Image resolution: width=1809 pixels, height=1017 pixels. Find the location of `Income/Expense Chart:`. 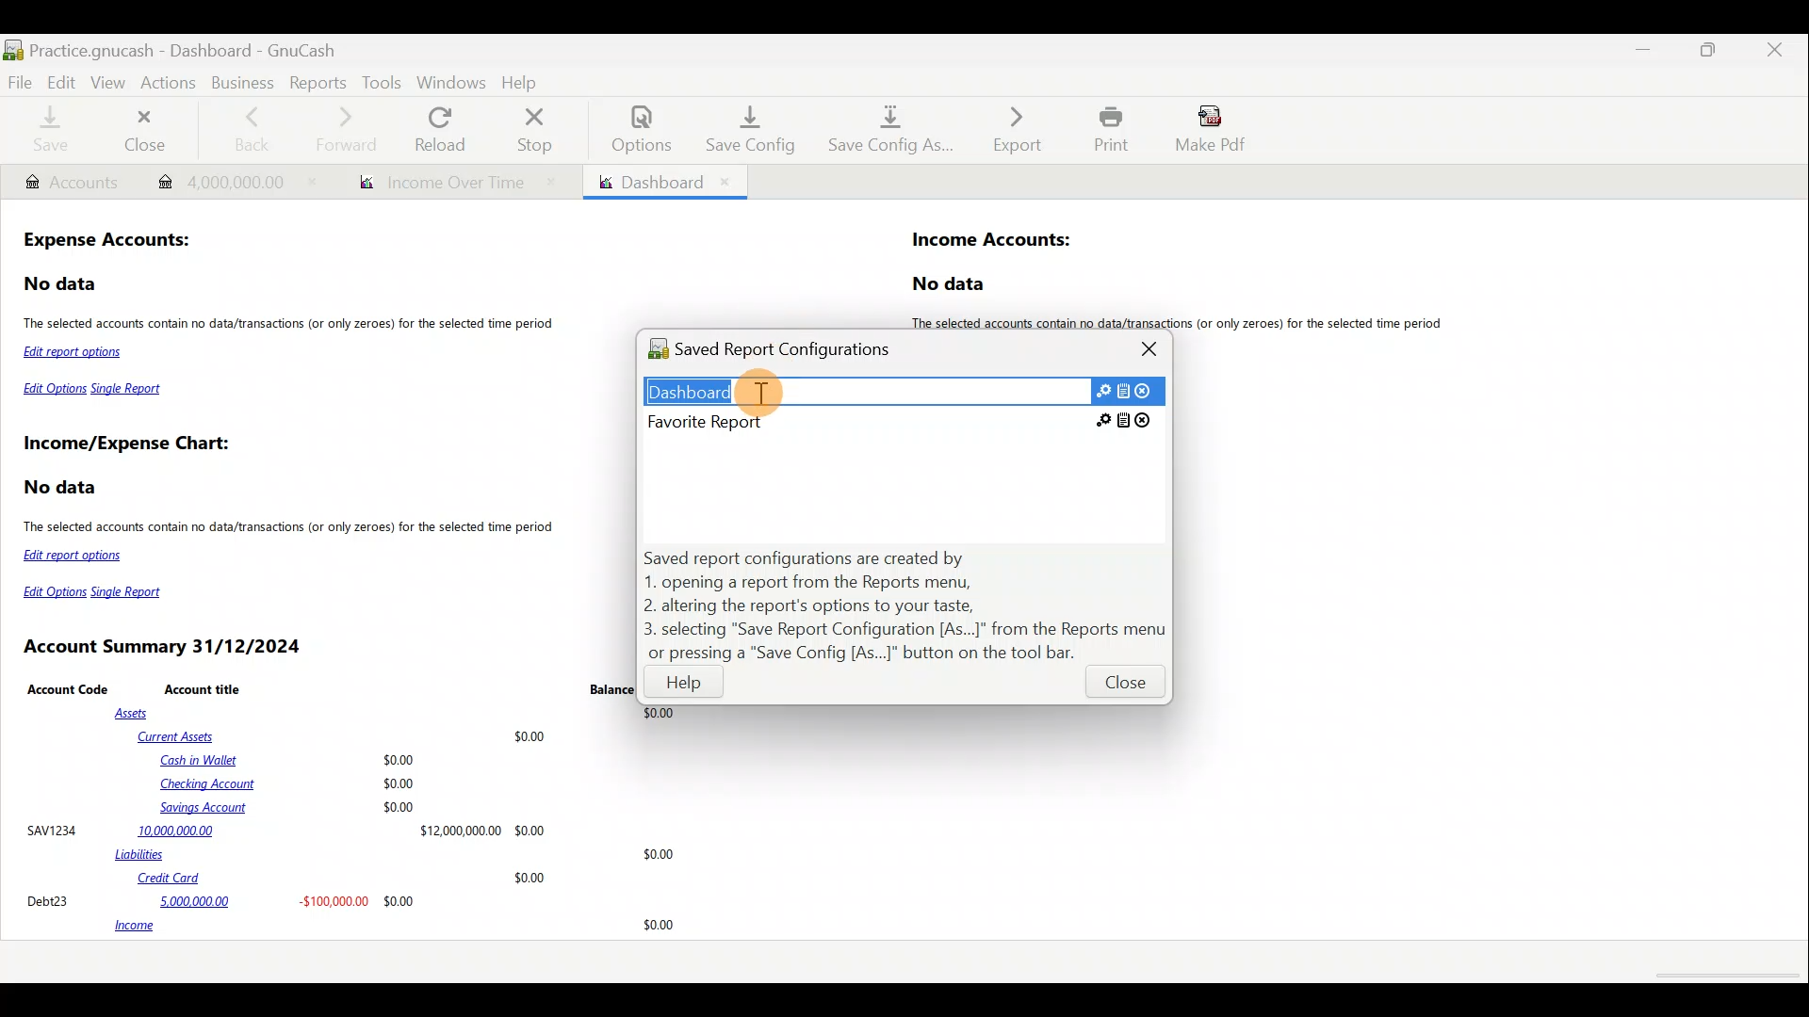

Income/Expense Chart: is located at coordinates (126, 445).